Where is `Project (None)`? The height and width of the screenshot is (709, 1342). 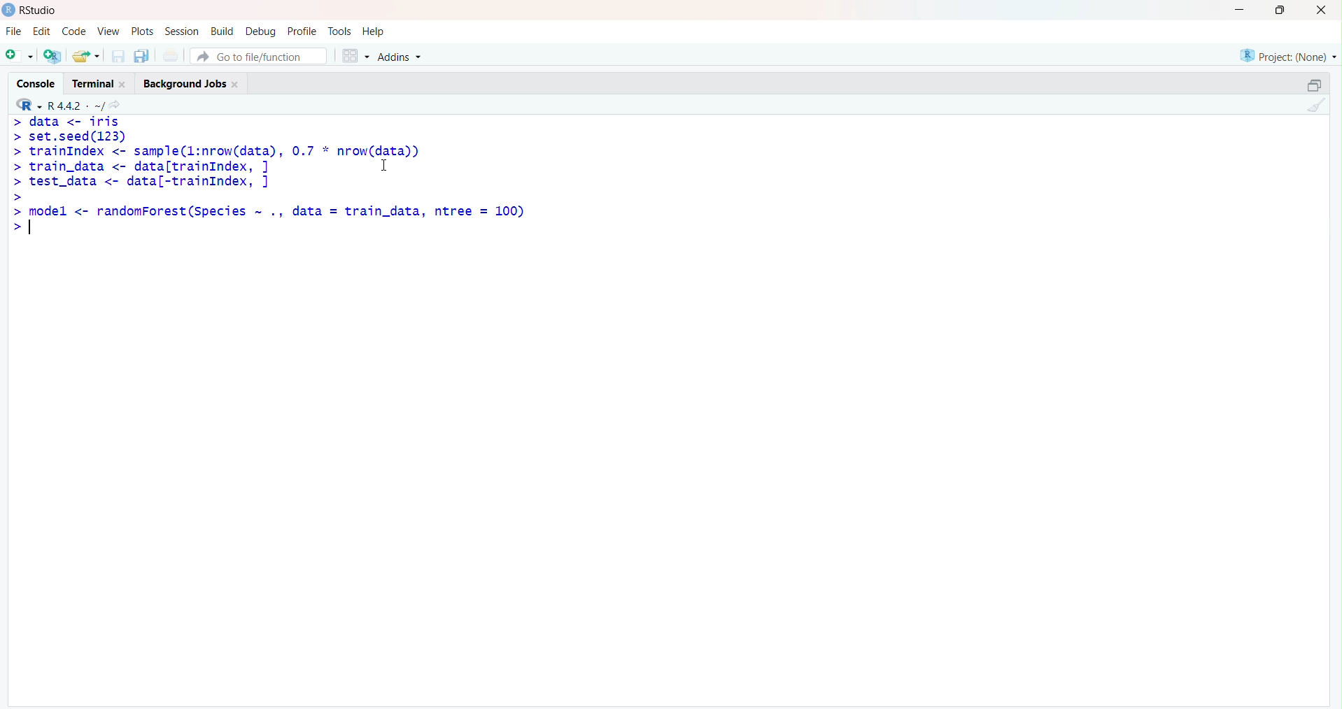
Project (None) is located at coordinates (1287, 55).